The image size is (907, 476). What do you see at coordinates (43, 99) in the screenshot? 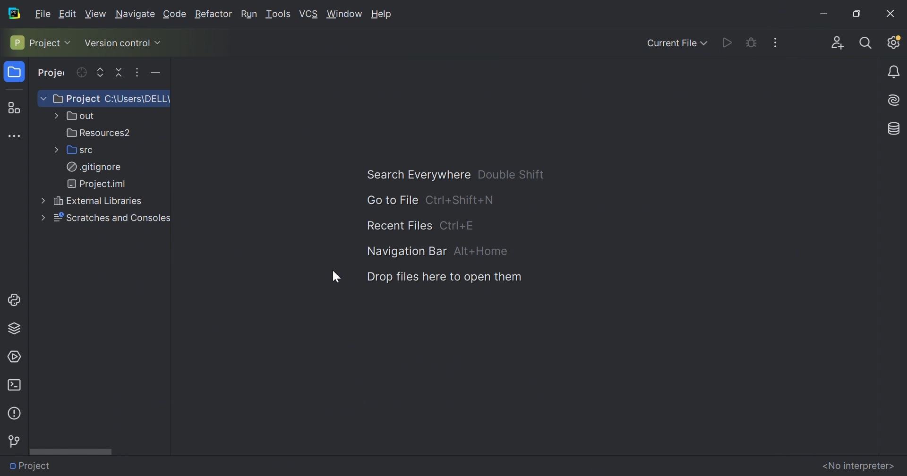
I see `Drop Down` at bounding box center [43, 99].